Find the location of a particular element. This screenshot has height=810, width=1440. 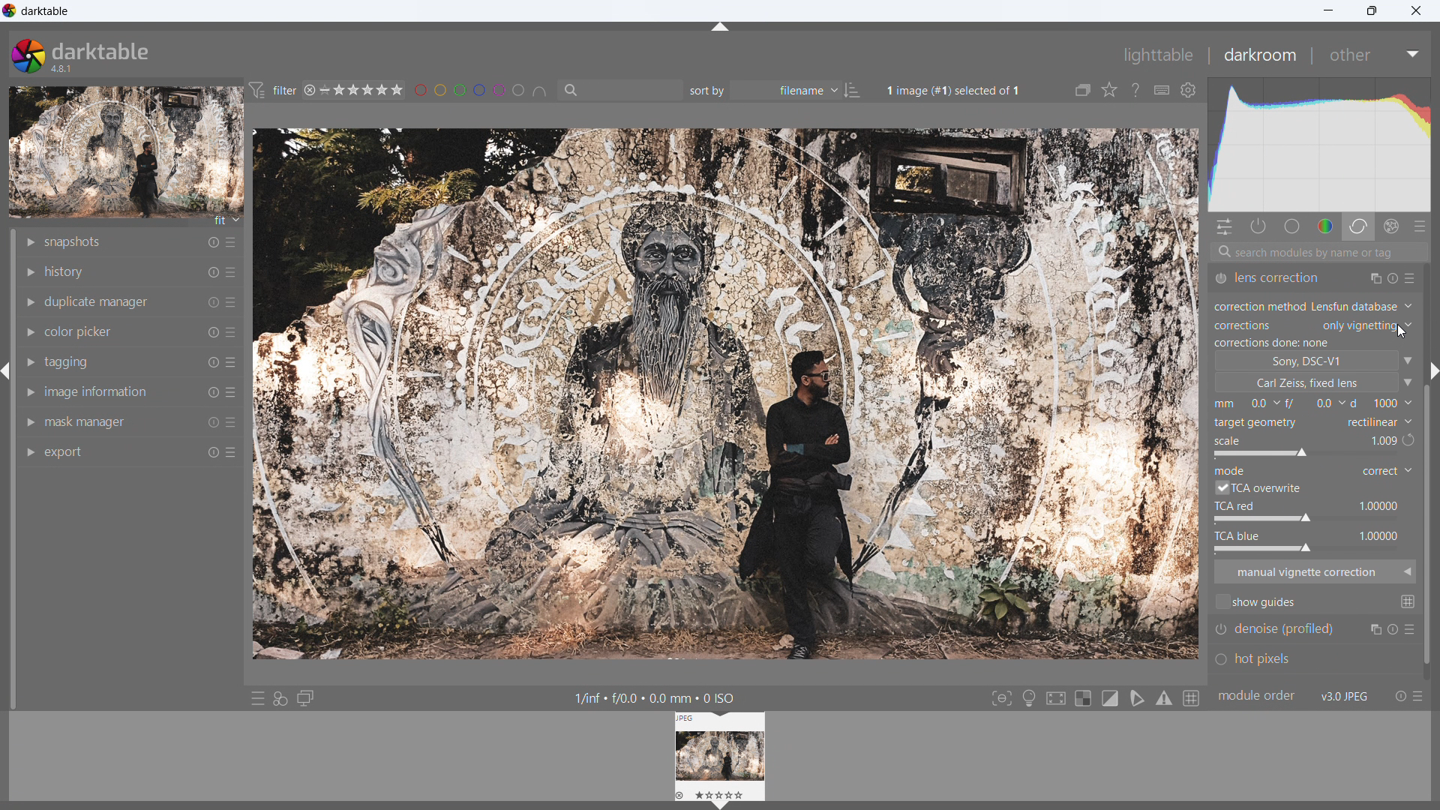

reset is located at coordinates (212, 449).